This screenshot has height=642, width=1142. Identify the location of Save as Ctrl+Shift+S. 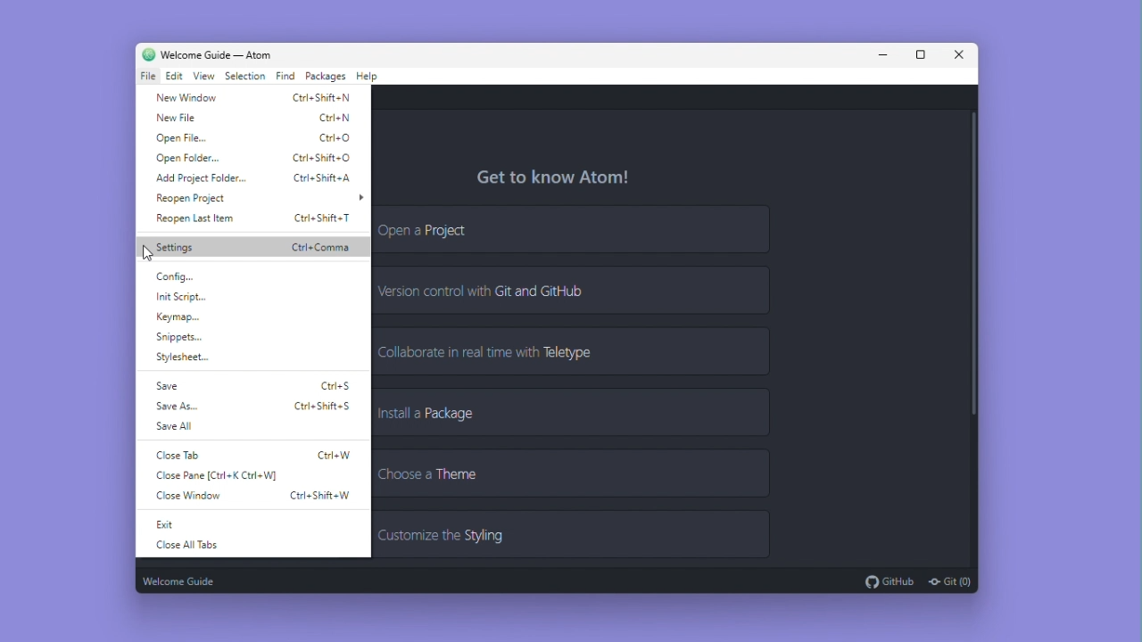
(253, 407).